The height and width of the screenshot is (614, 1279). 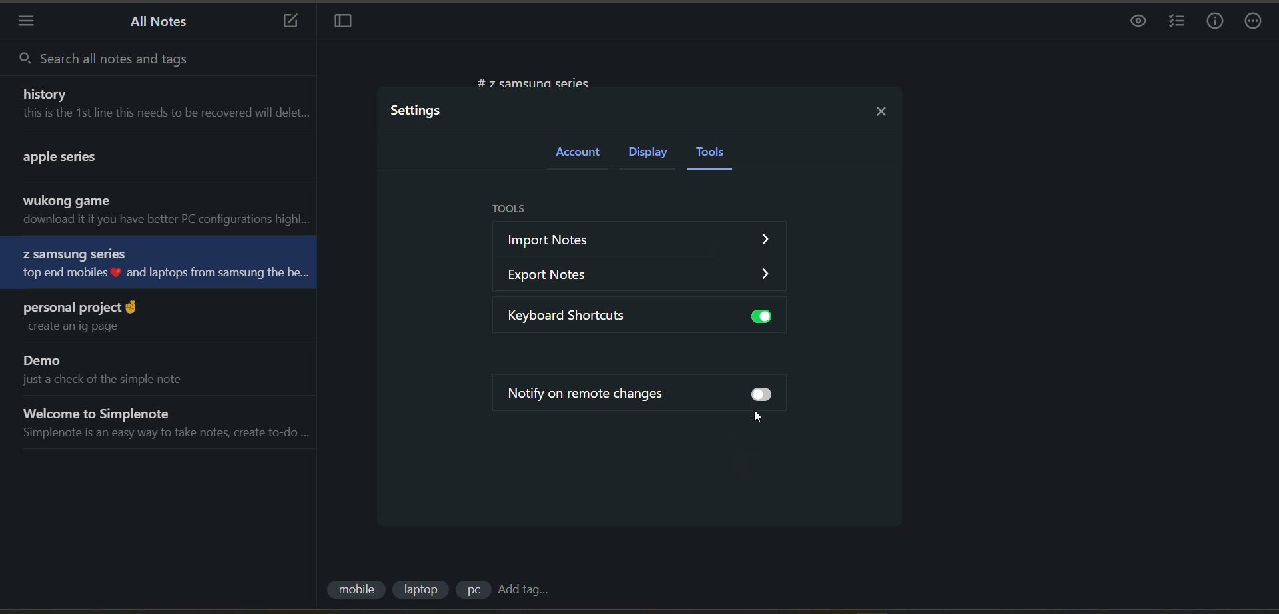 What do you see at coordinates (1214, 22) in the screenshot?
I see `info` at bounding box center [1214, 22].